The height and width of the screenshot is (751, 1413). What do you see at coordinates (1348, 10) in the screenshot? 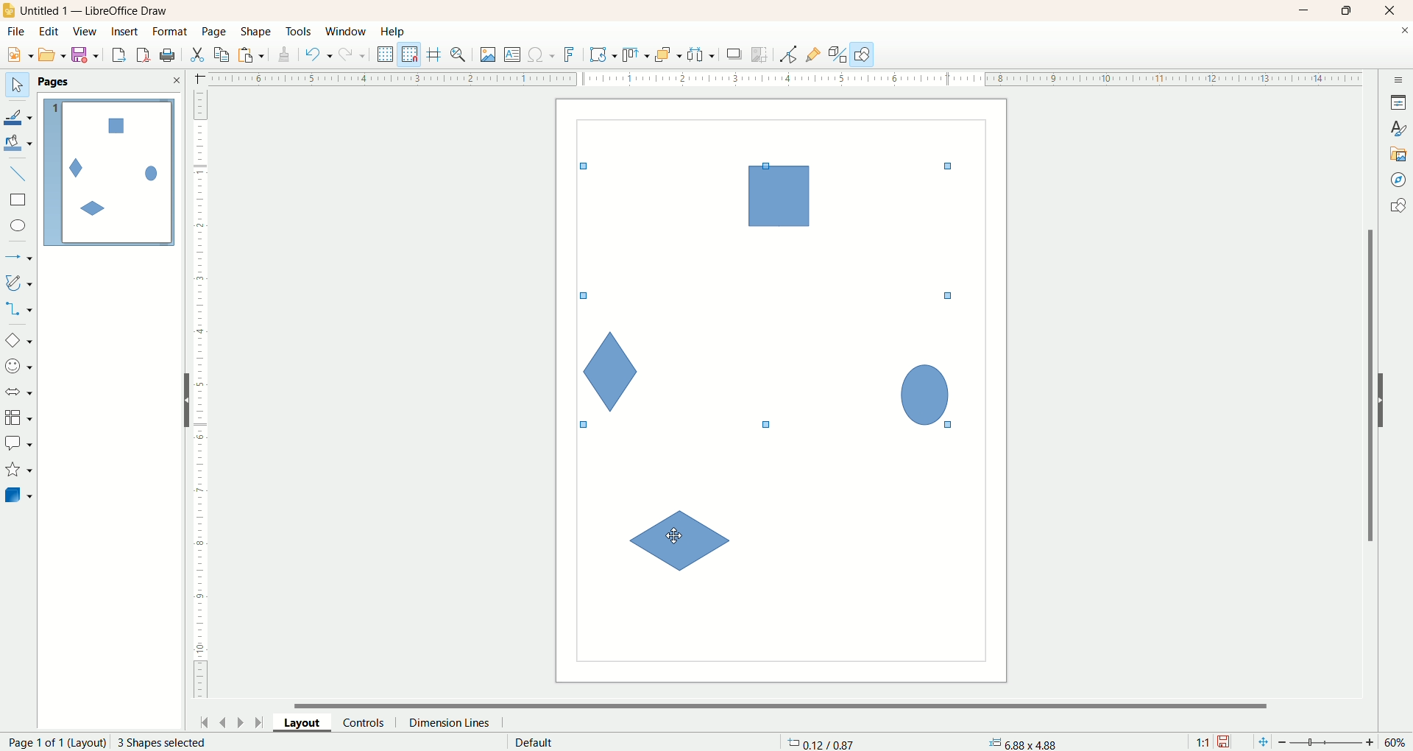
I see `maximize` at bounding box center [1348, 10].